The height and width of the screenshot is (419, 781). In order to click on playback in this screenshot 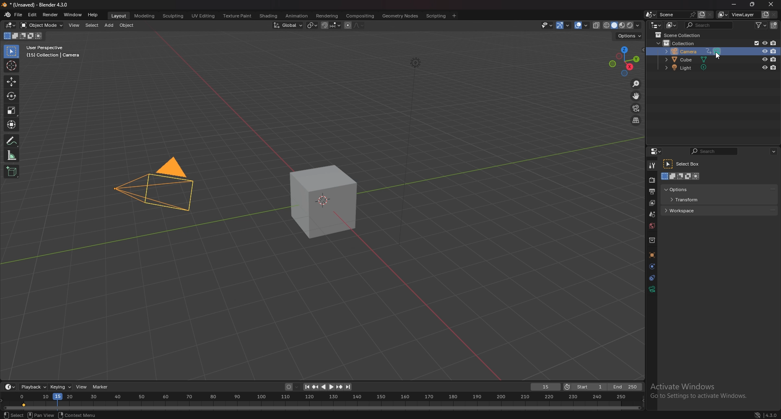, I will do `click(33, 387)`.